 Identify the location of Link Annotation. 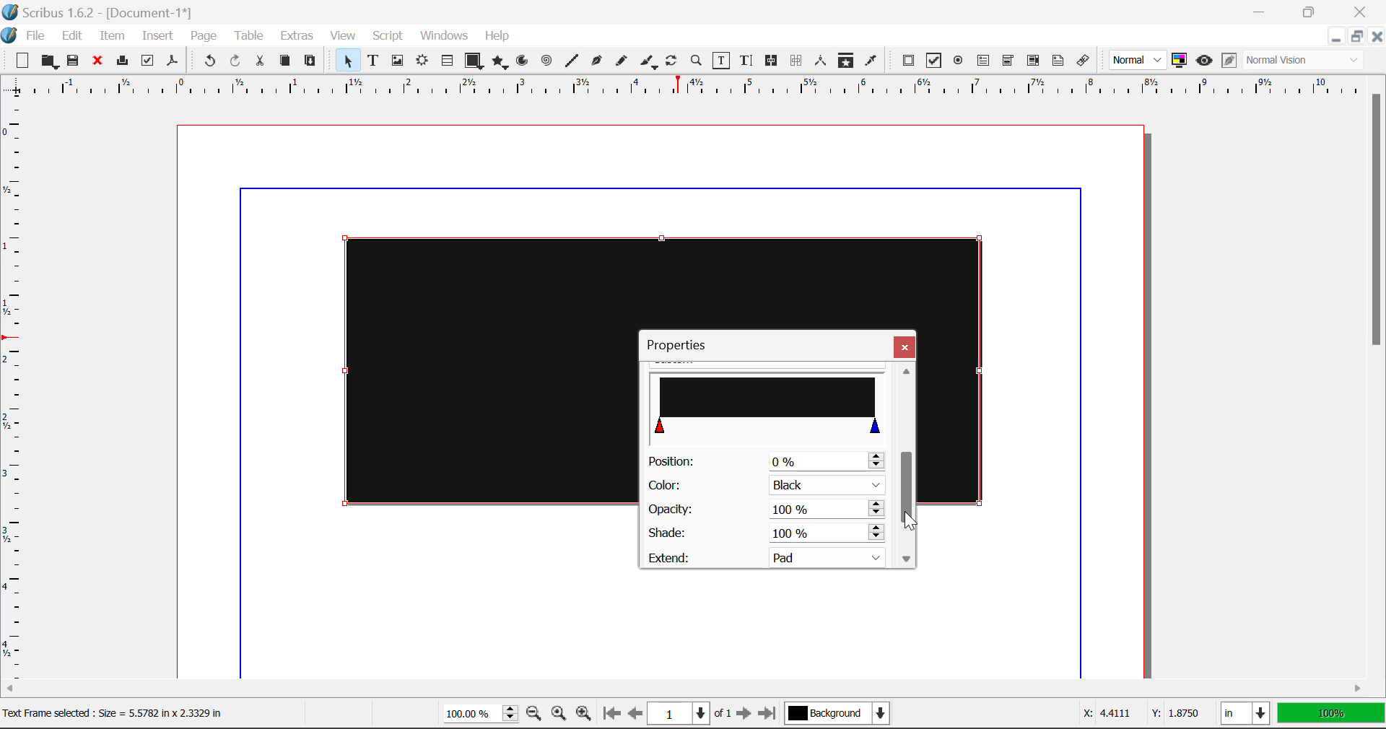
(1086, 61).